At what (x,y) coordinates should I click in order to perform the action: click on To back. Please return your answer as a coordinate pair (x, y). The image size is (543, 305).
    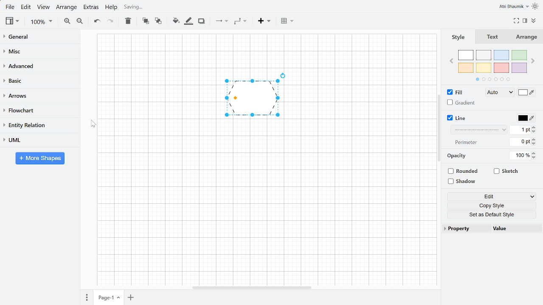
    Looking at the image, I should click on (159, 22).